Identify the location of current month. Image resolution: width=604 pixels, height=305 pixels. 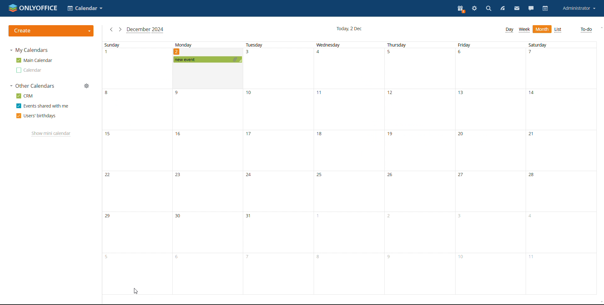
(145, 30).